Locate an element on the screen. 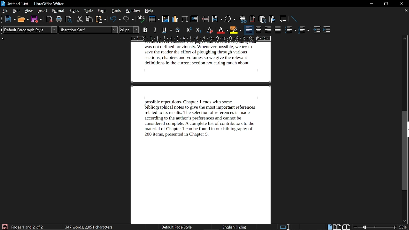 The width and height of the screenshot is (409, 230). new is located at coordinates (10, 19).